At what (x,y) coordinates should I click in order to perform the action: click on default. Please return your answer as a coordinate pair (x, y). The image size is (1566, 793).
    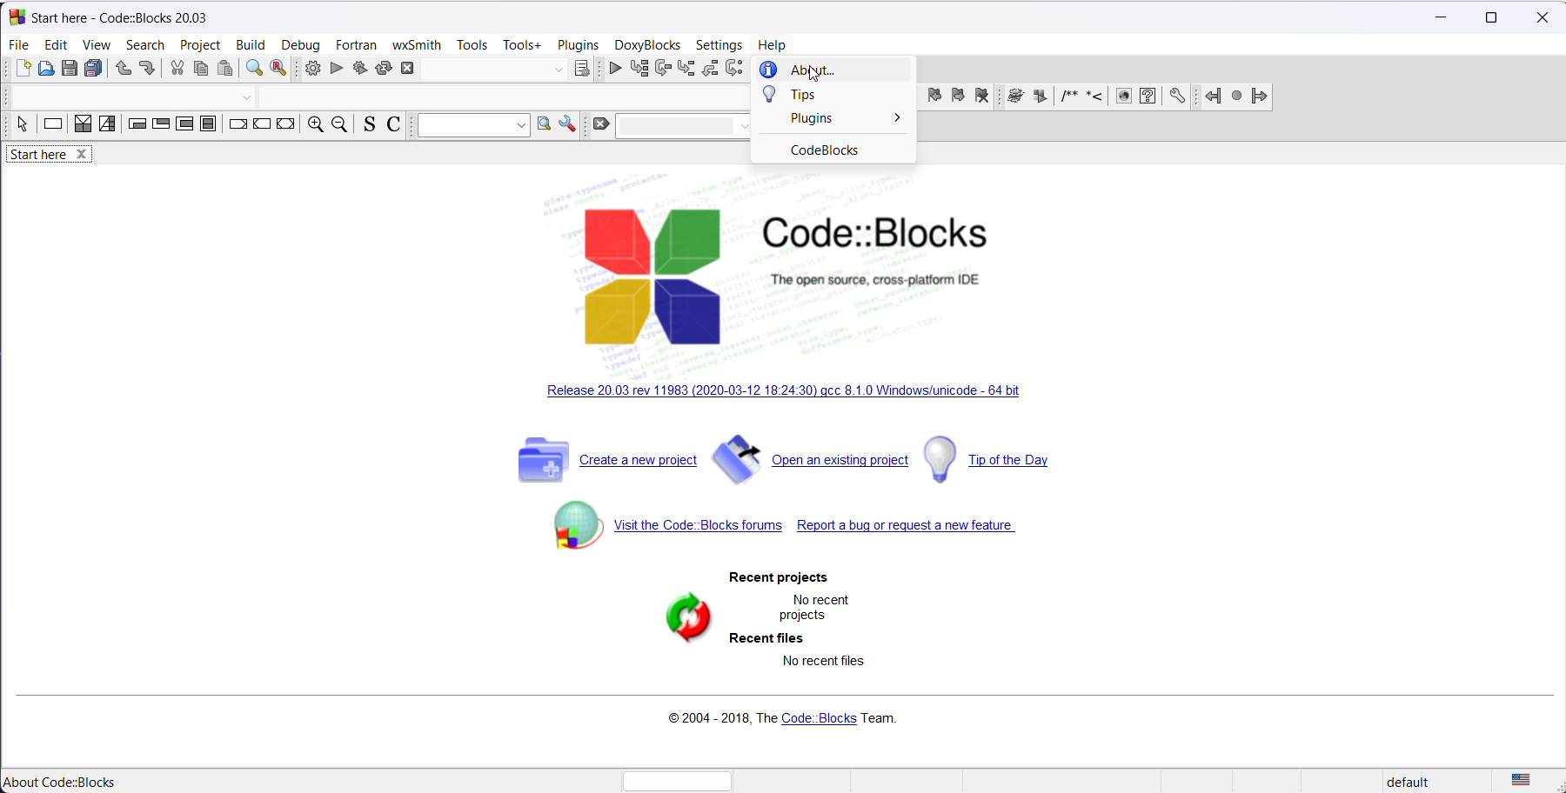
    Looking at the image, I should click on (1418, 783).